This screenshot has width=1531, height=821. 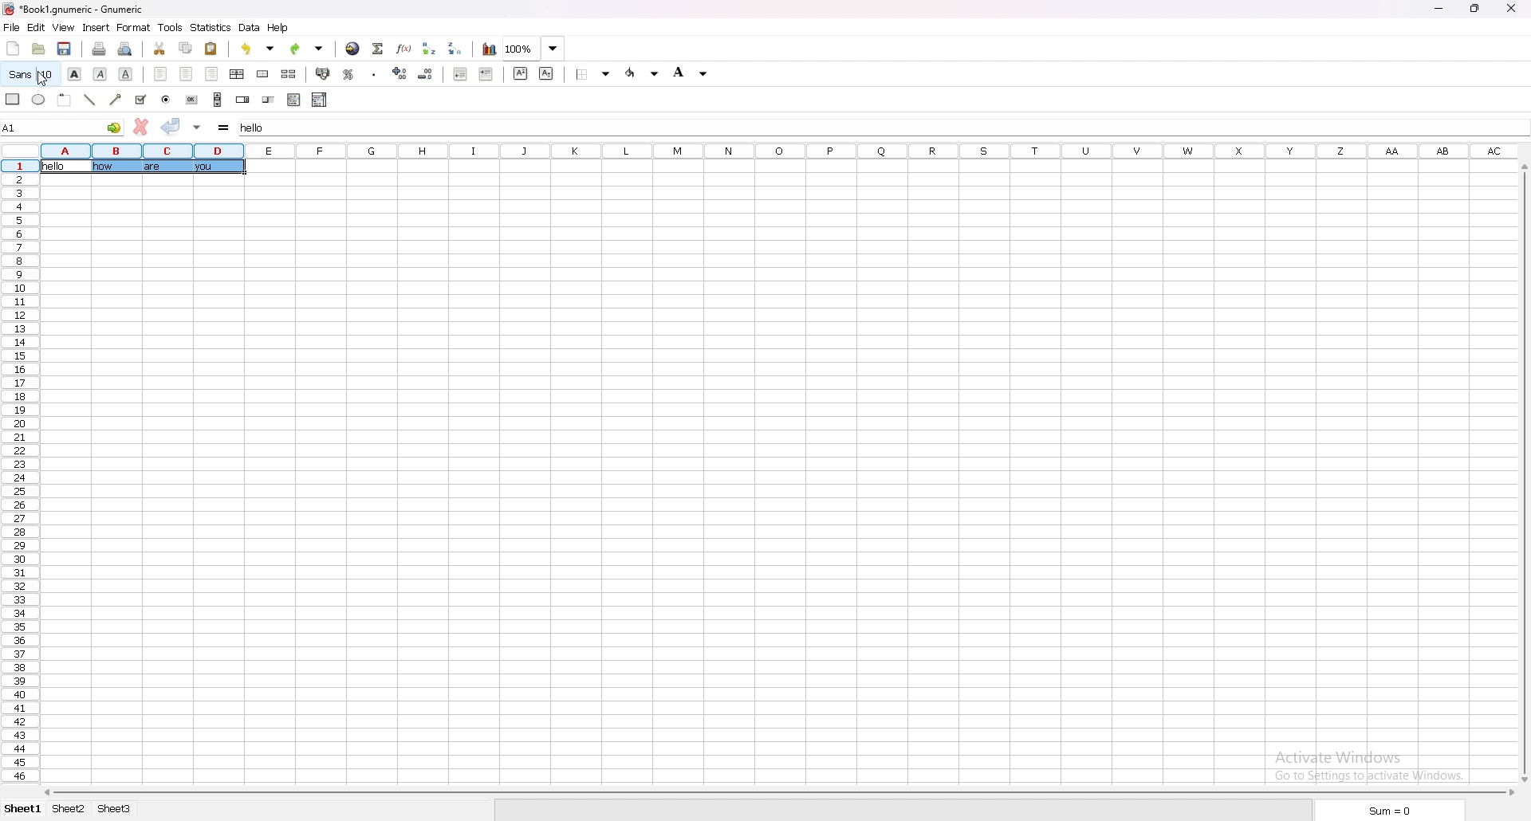 What do you see at coordinates (250, 28) in the screenshot?
I see `data` at bounding box center [250, 28].